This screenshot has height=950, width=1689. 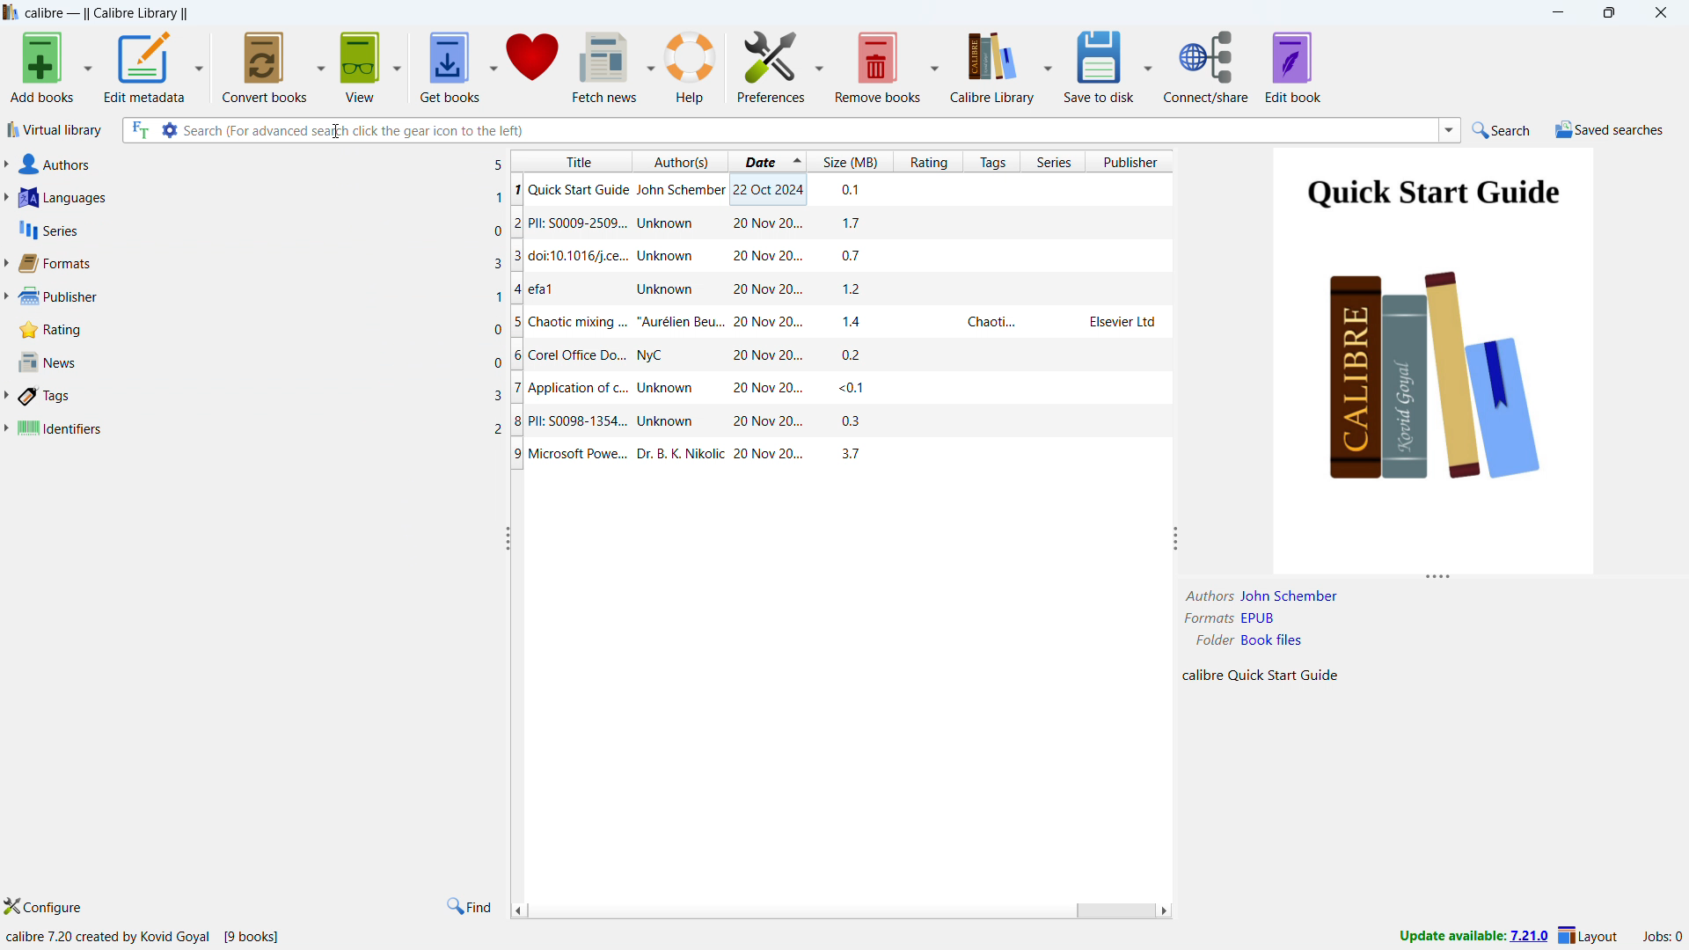 What do you see at coordinates (1661, 11) in the screenshot?
I see `close` at bounding box center [1661, 11].